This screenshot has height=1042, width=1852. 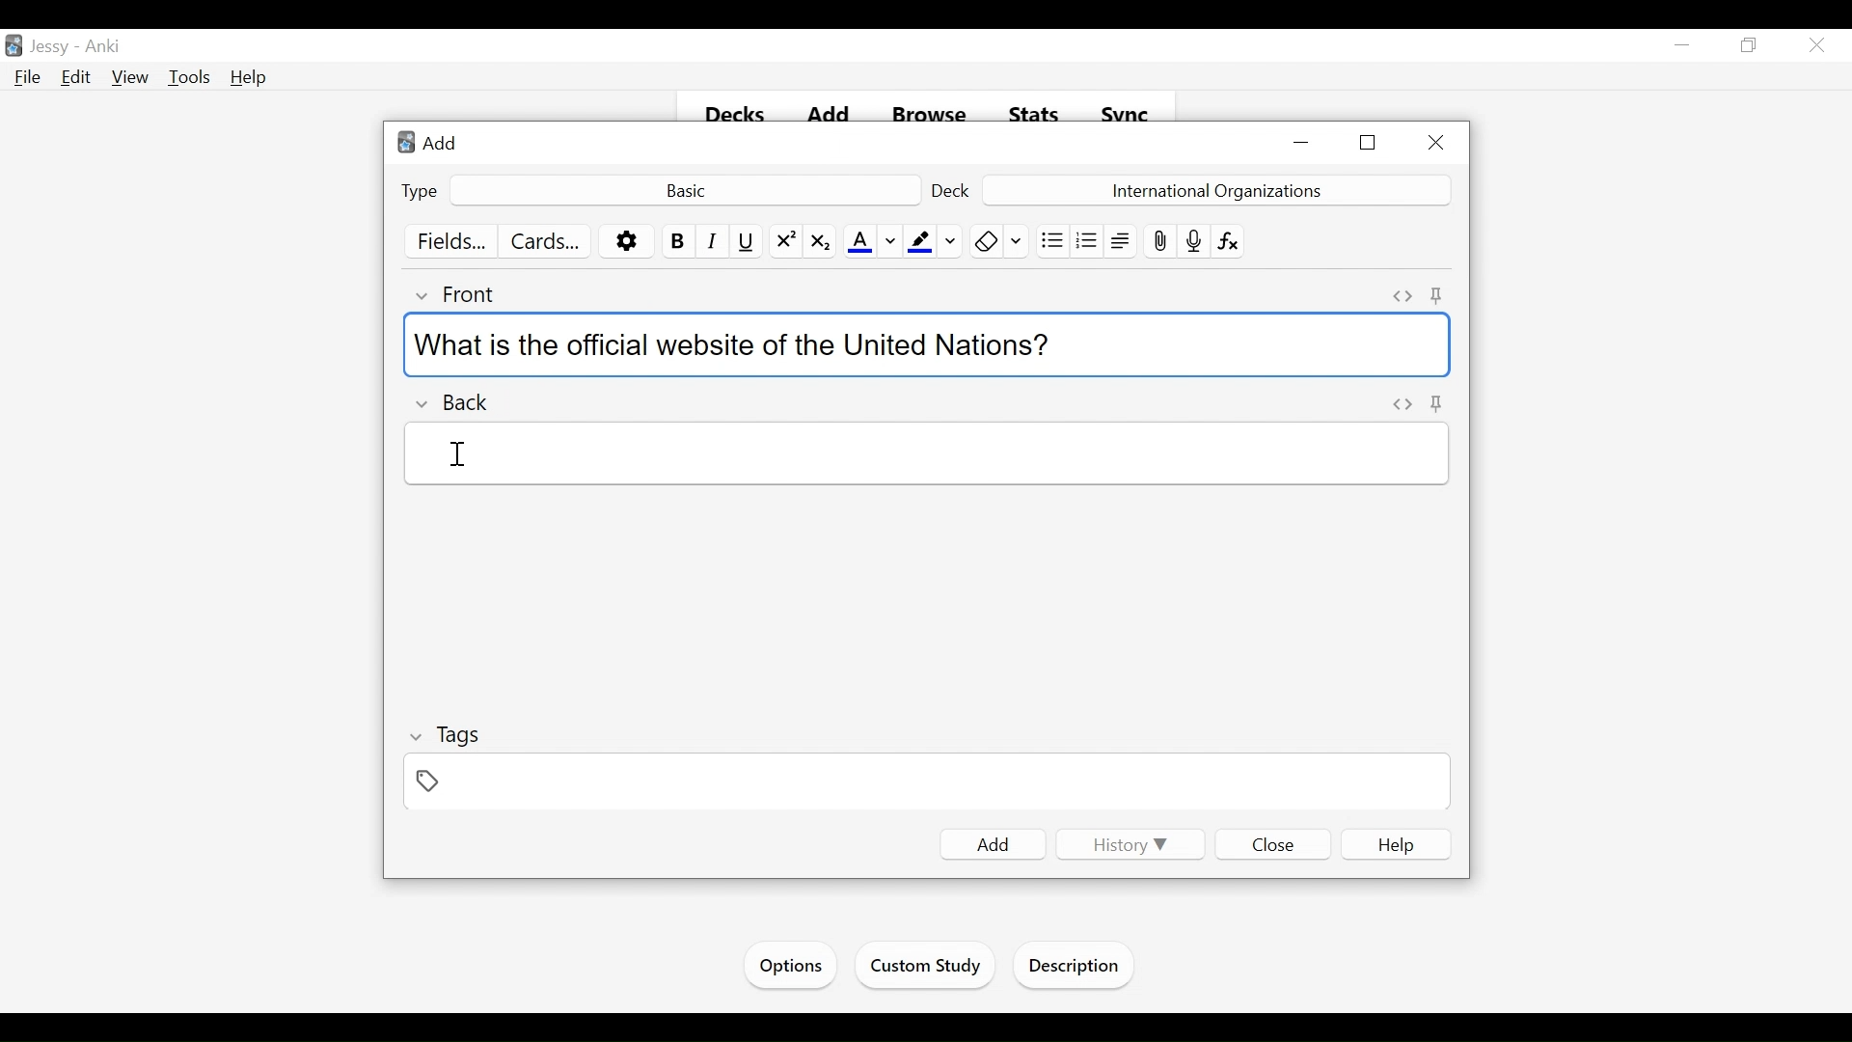 I want to click on Attach pictures, so click(x=1160, y=240).